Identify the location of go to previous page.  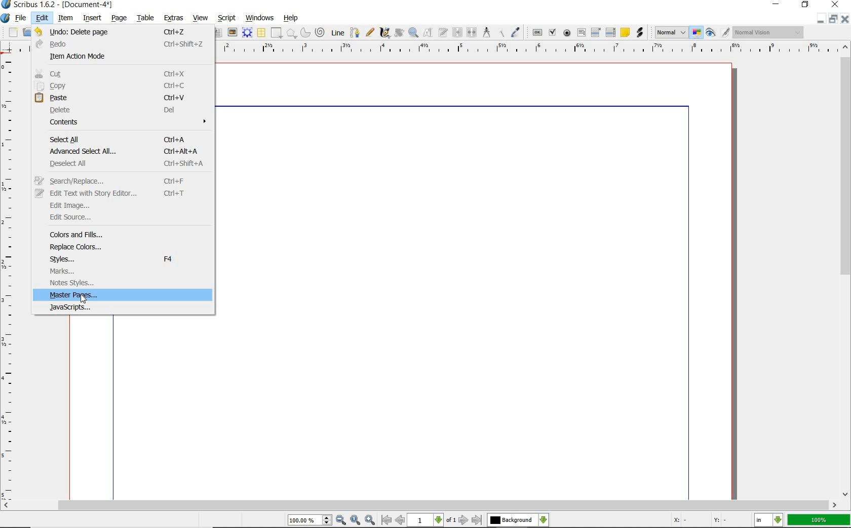
(401, 520).